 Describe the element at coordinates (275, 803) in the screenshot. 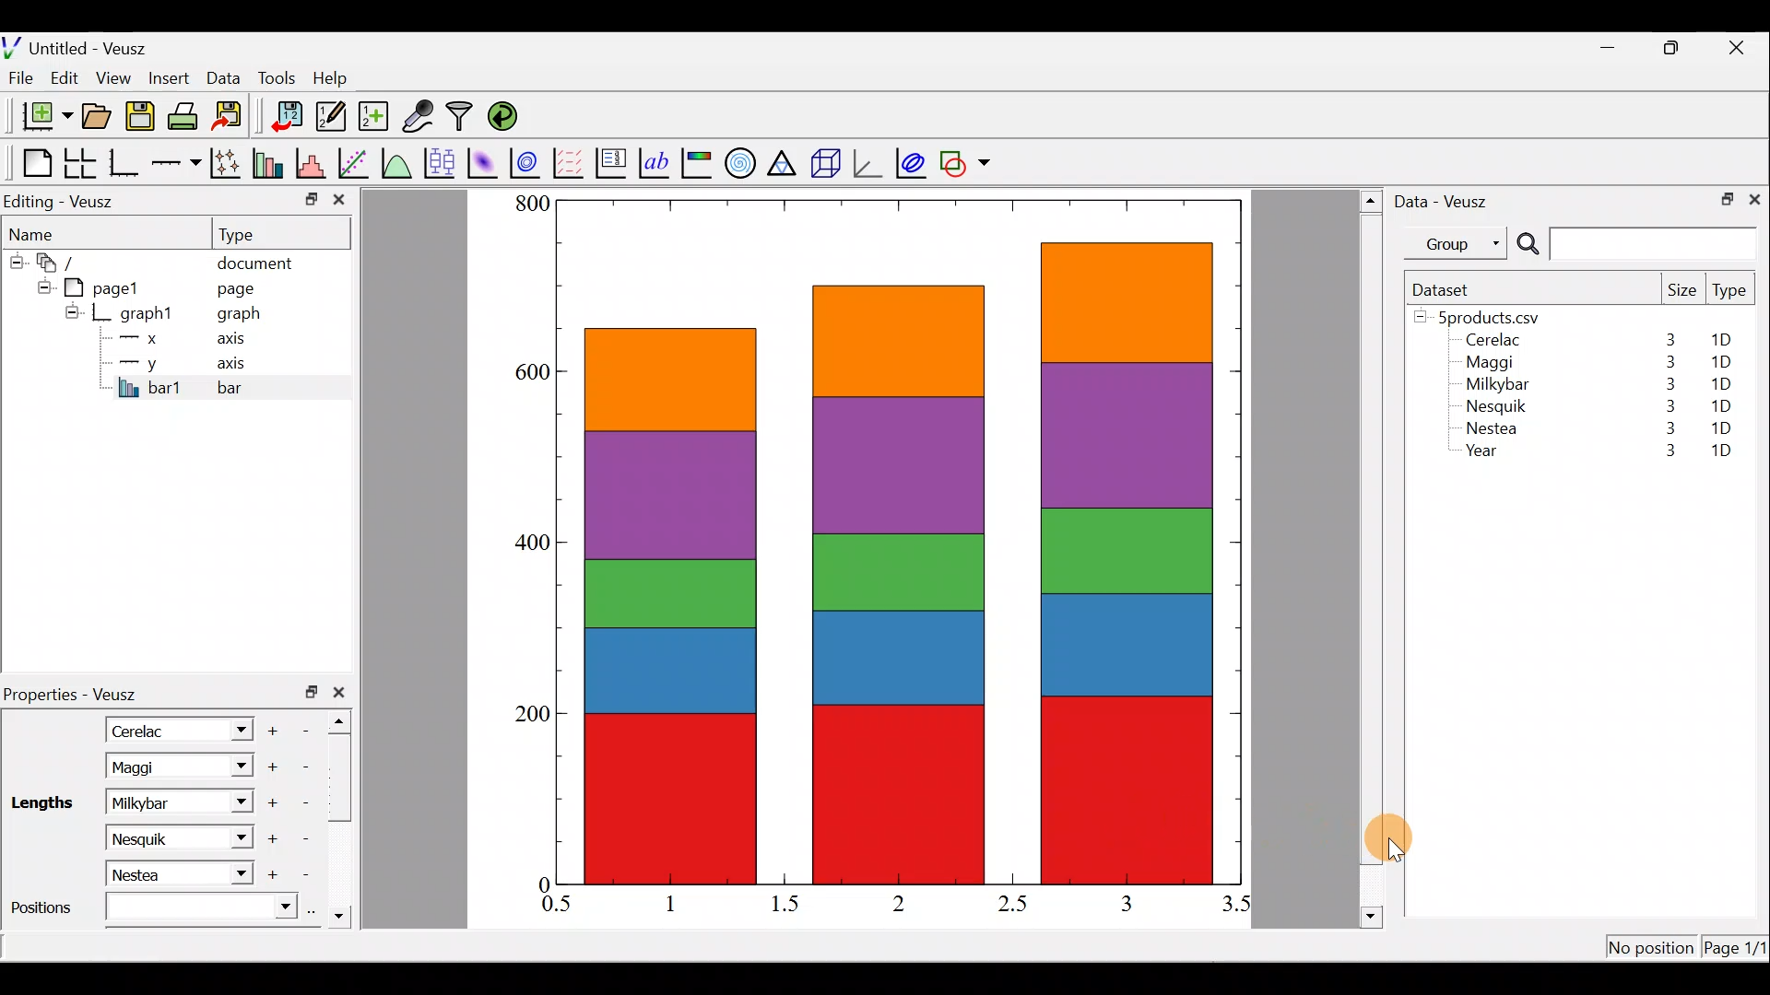

I see `Add another item` at that location.